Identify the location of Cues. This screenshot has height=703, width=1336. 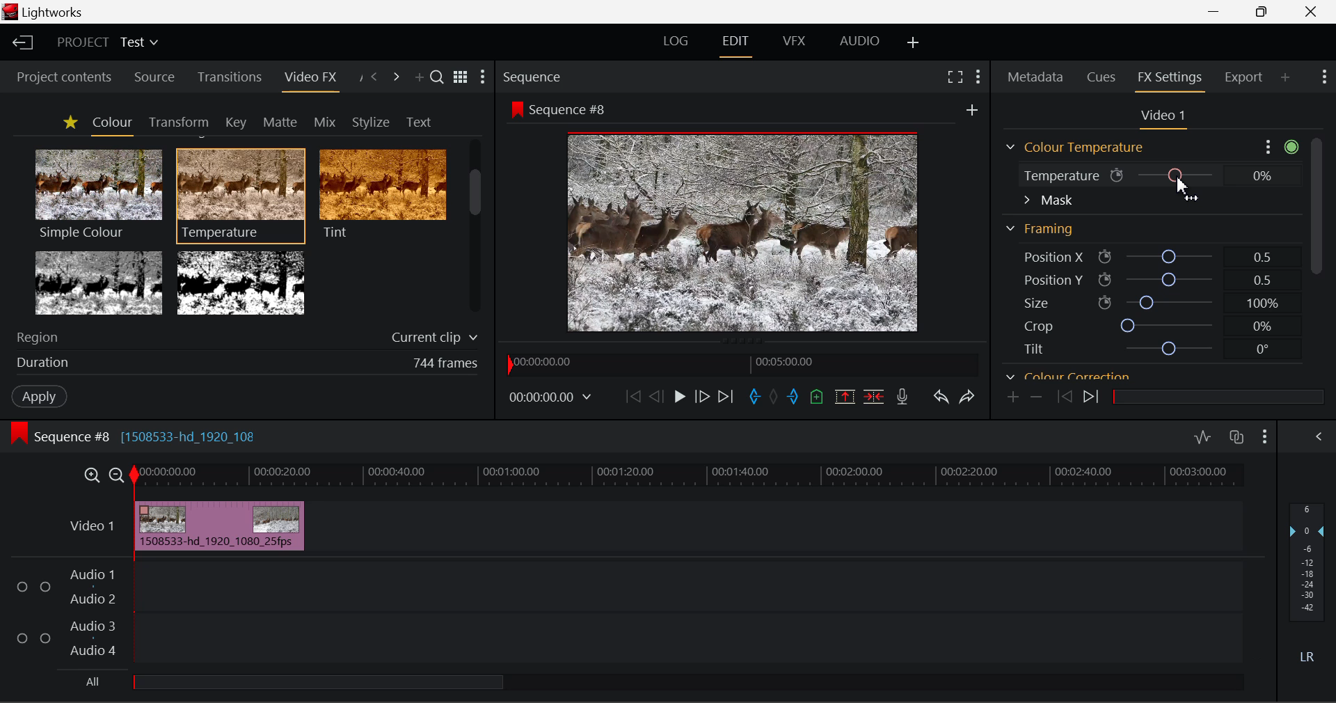
(1102, 76).